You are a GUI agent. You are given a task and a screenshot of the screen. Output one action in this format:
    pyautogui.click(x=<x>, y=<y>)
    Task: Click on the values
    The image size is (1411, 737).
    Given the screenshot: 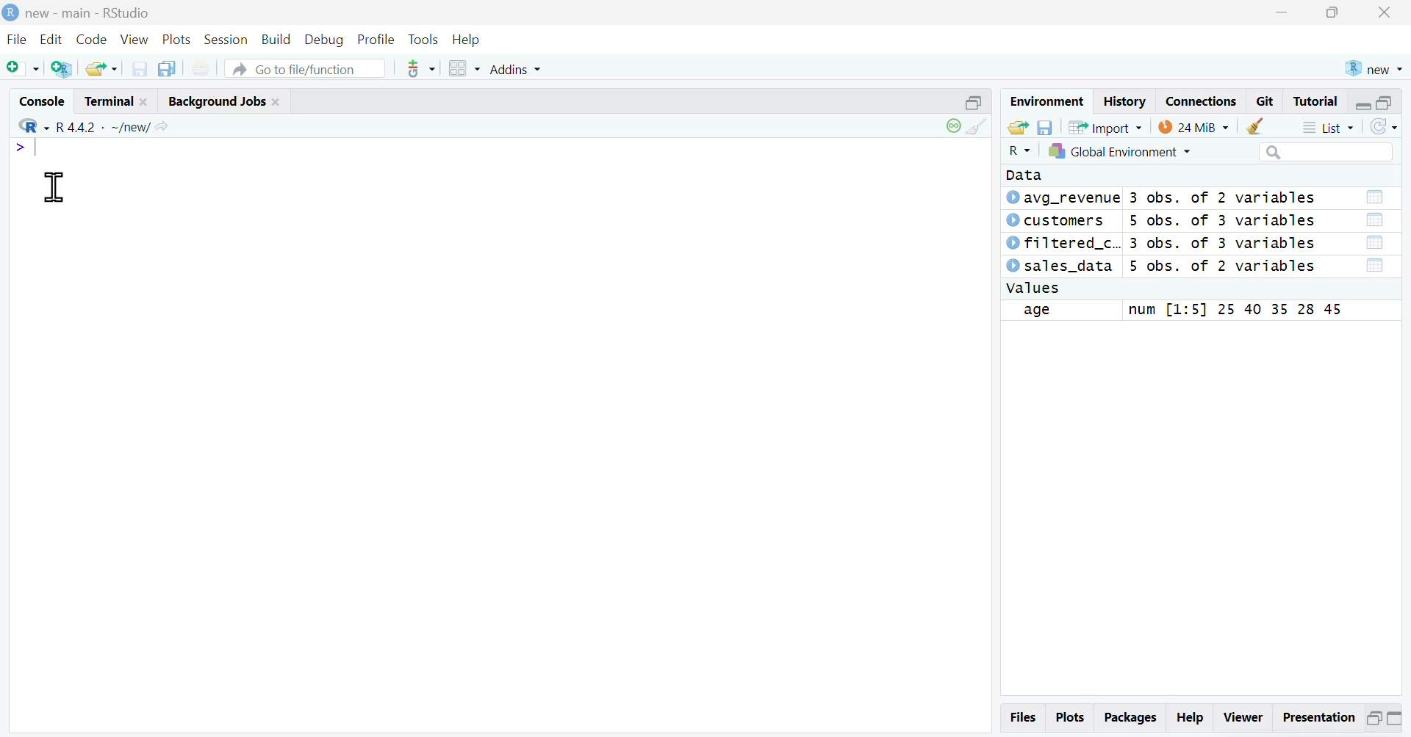 What is the action you would take?
    pyautogui.click(x=1034, y=288)
    